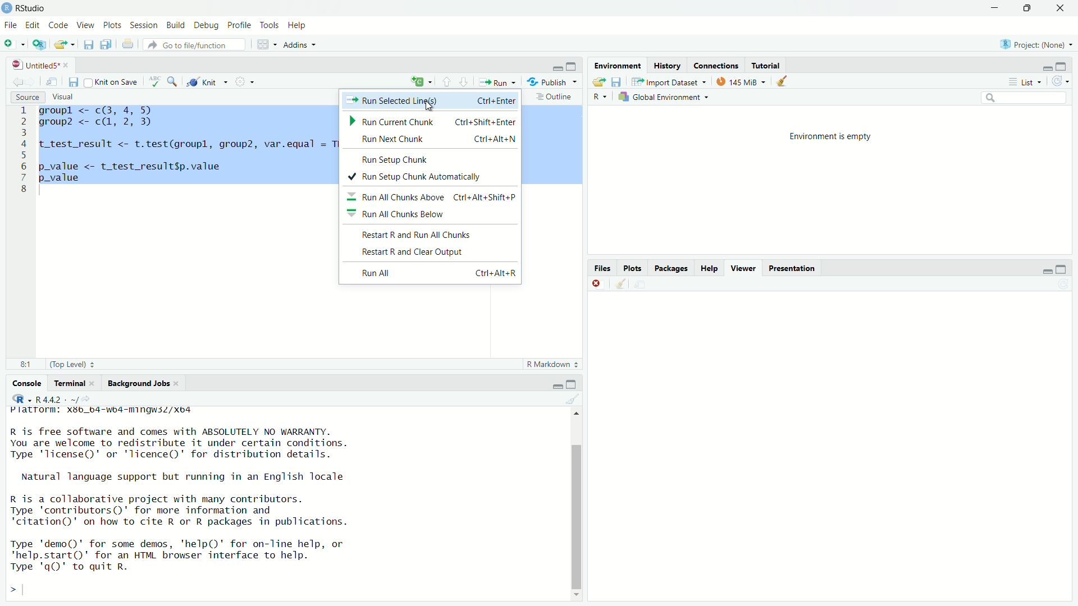 This screenshot has height=606, width=1078. Describe the element at coordinates (112, 24) in the screenshot. I see `Plots` at that location.